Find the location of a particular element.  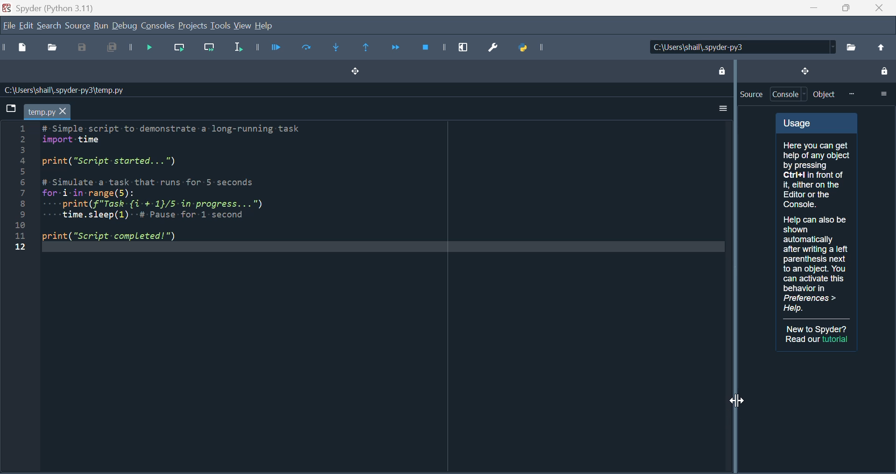

Preferences is located at coordinates (497, 46).